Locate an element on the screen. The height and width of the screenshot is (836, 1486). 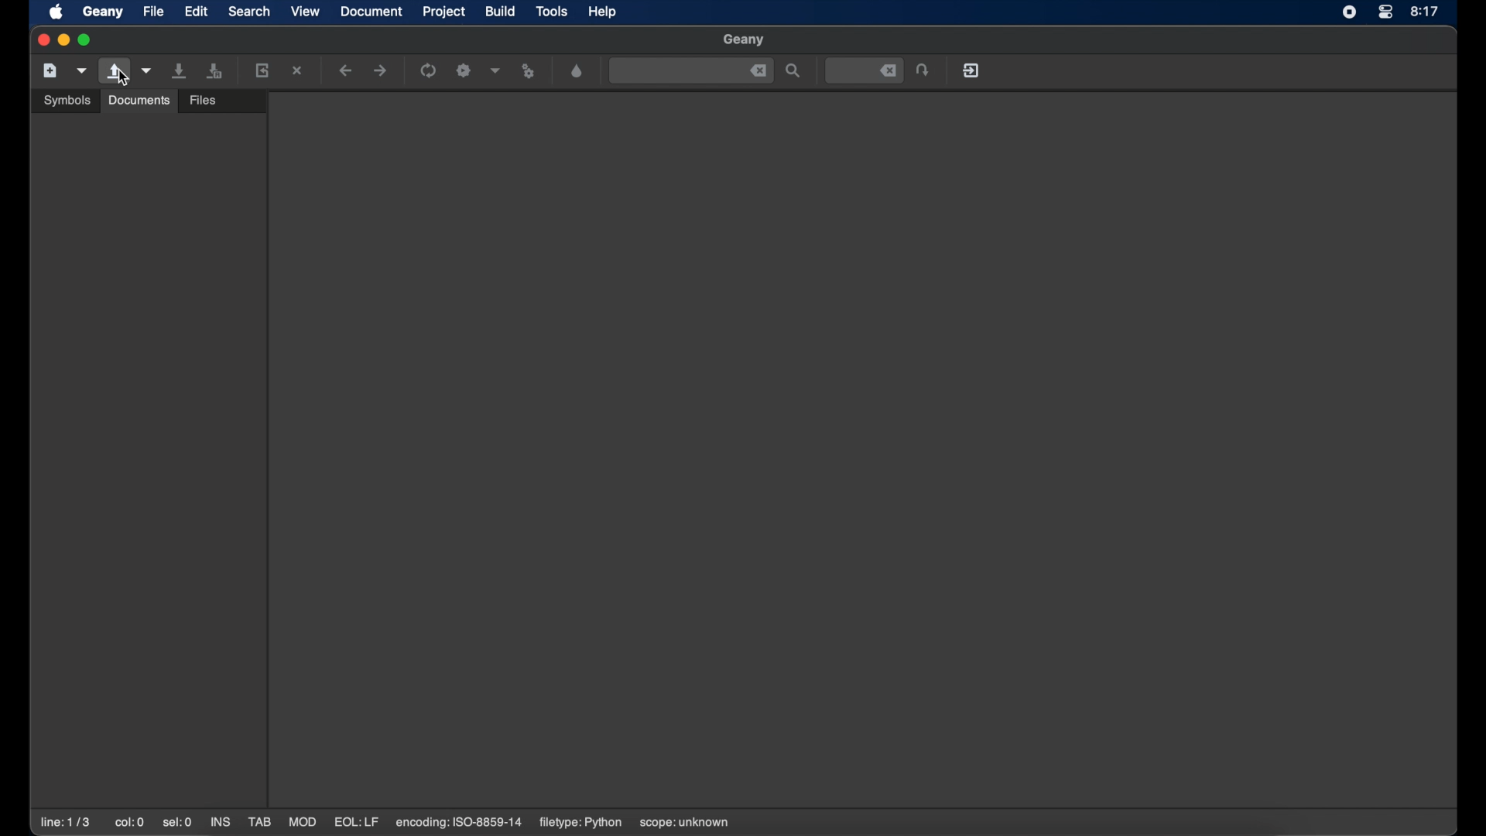
save all open files is located at coordinates (214, 70).